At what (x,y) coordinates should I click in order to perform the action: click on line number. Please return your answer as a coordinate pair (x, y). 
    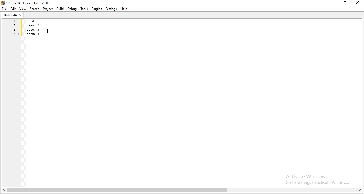
    Looking at the image, I should click on (13, 29).